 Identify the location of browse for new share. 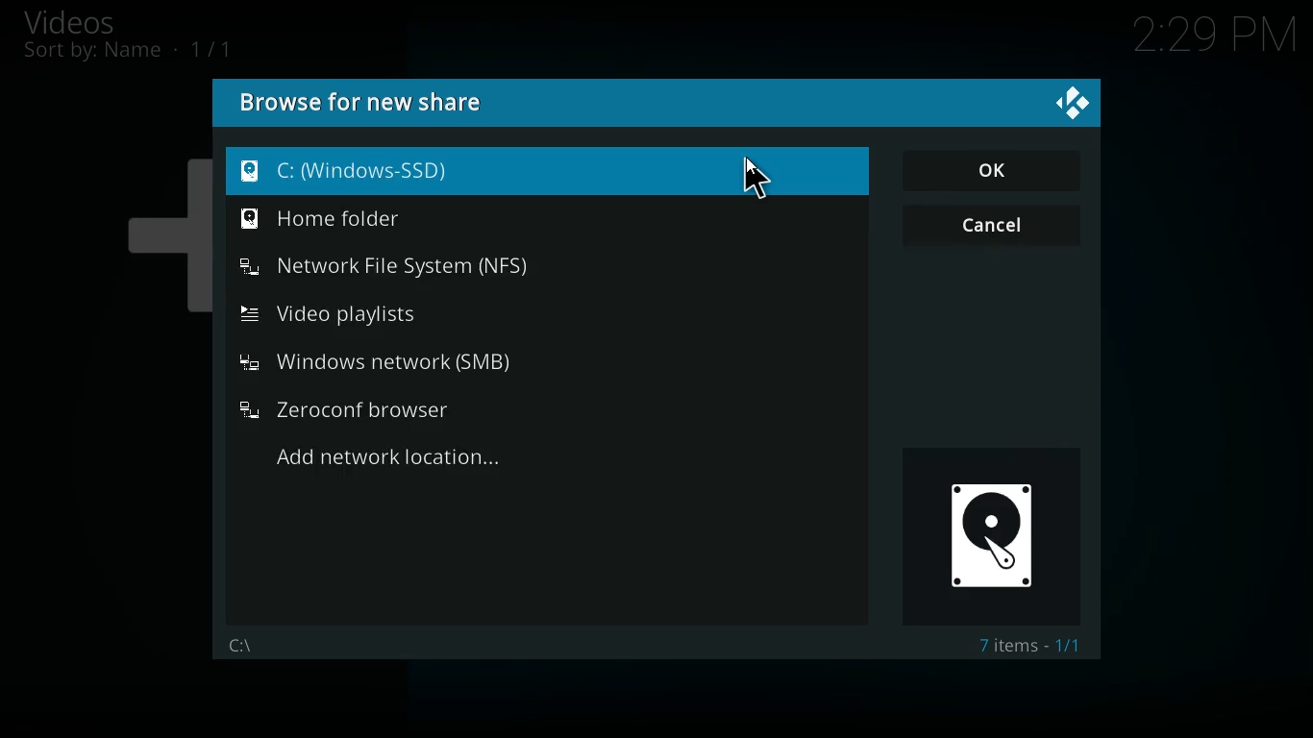
(362, 104).